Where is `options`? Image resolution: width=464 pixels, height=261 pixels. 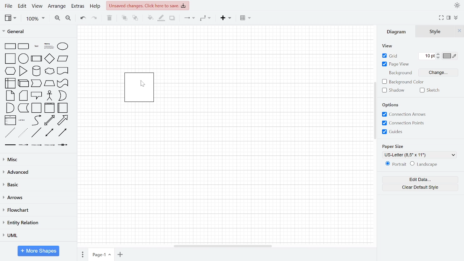 options is located at coordinates (390, 104).